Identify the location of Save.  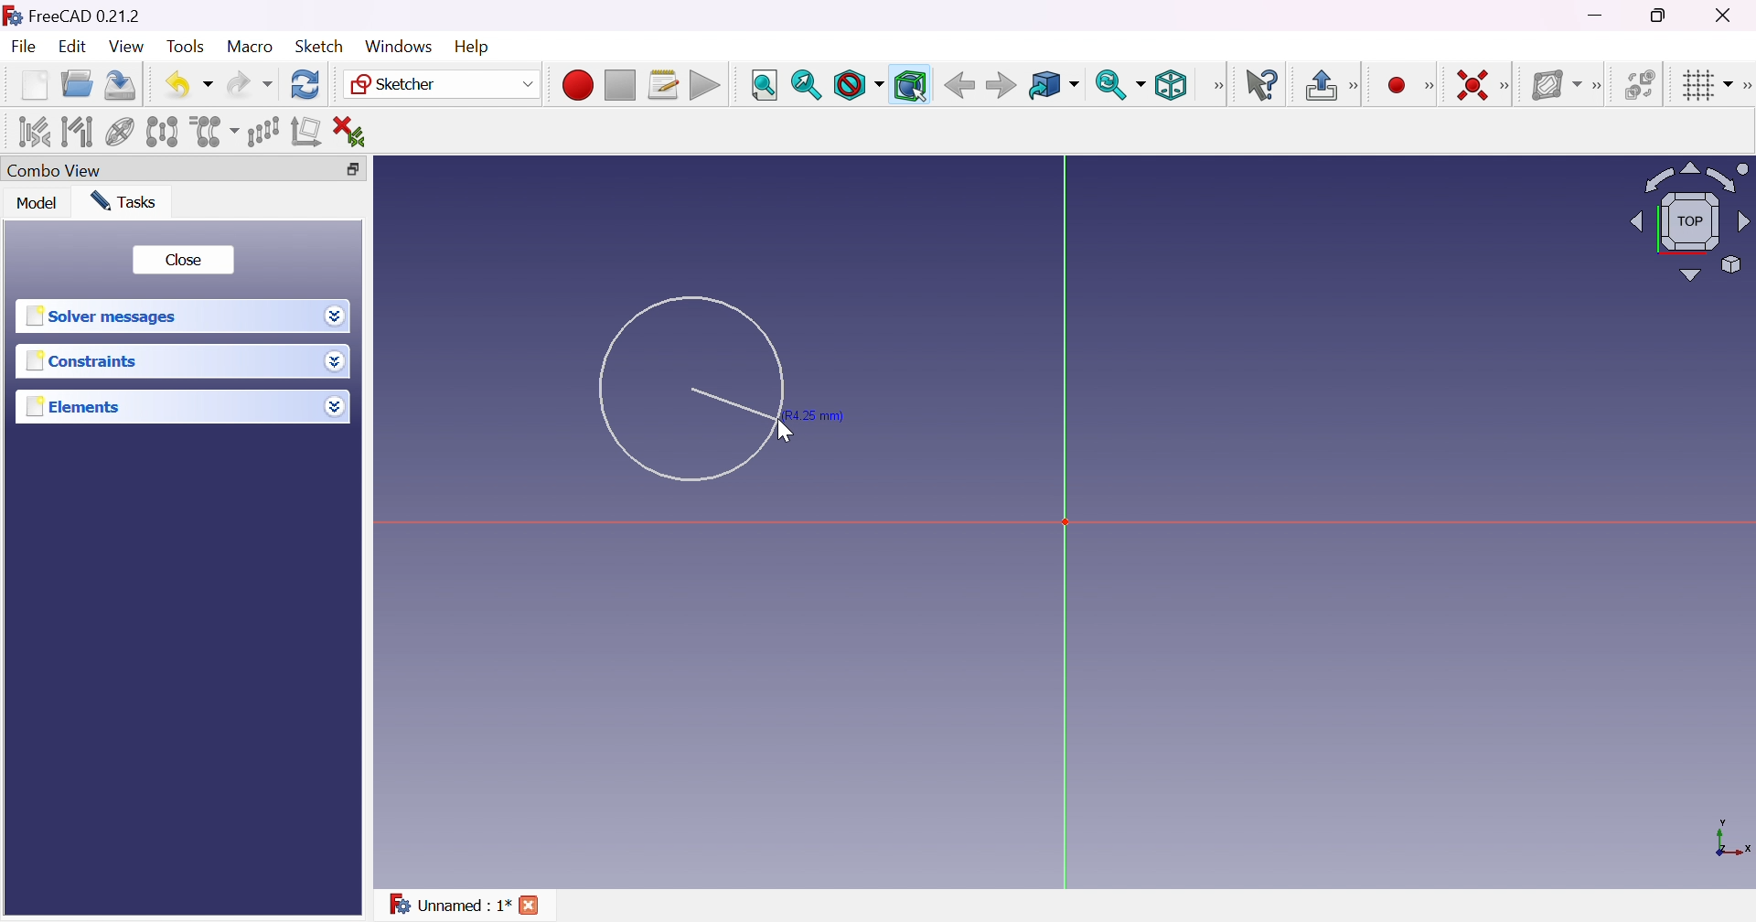
(118, 84).